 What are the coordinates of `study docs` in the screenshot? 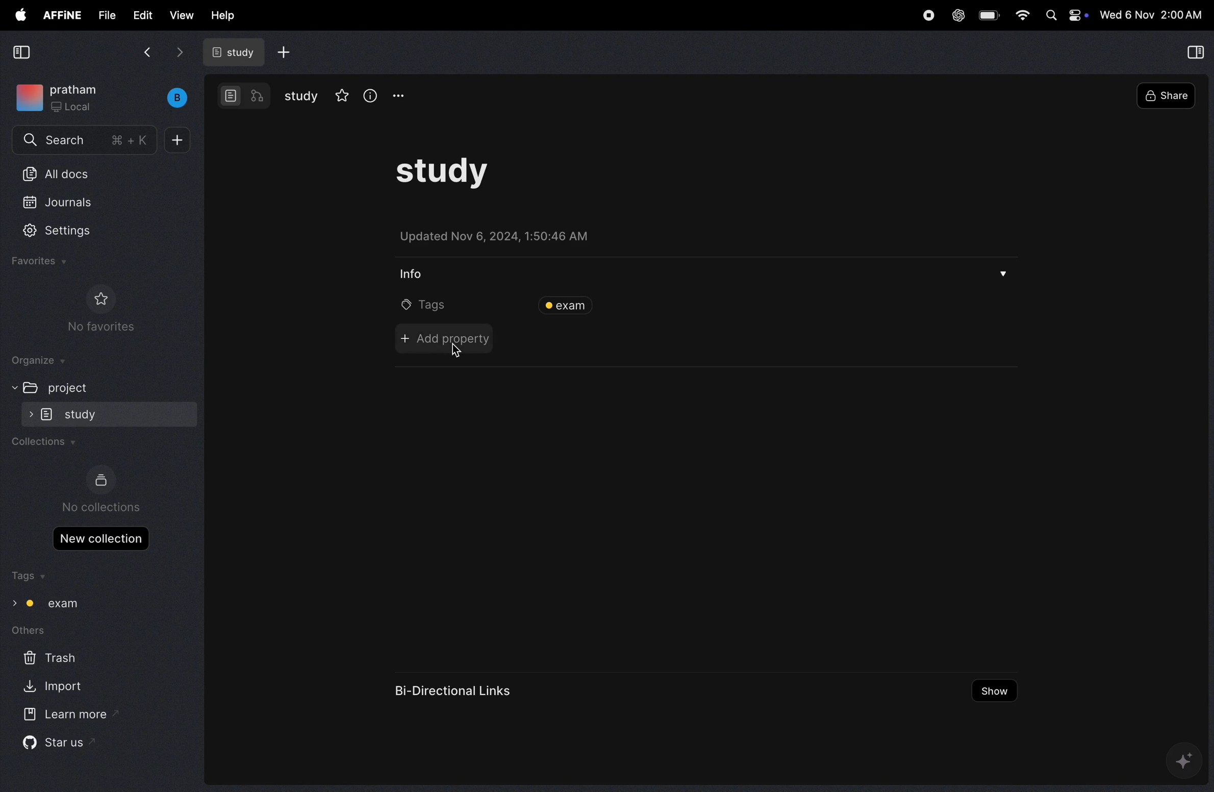 It's located at (231, 52).